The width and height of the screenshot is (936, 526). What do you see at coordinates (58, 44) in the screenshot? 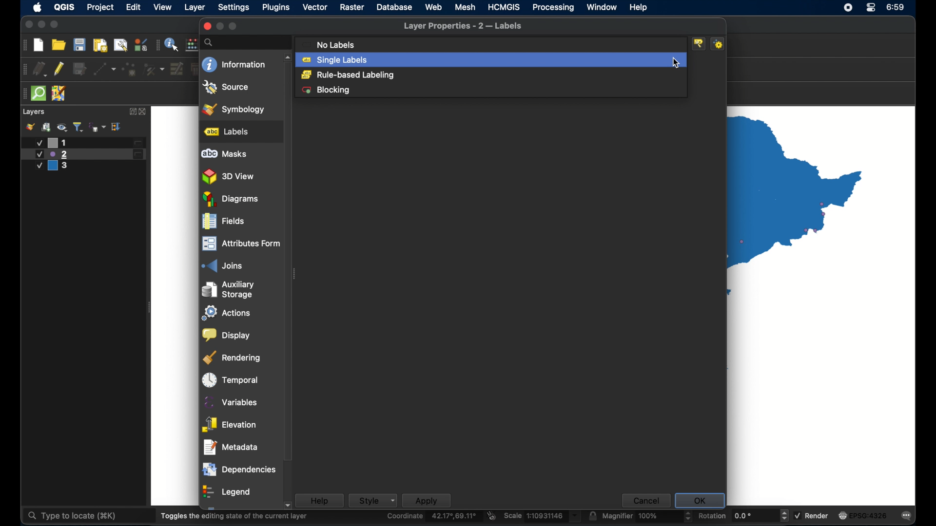
I see `open` at bounding box center [58, 44].